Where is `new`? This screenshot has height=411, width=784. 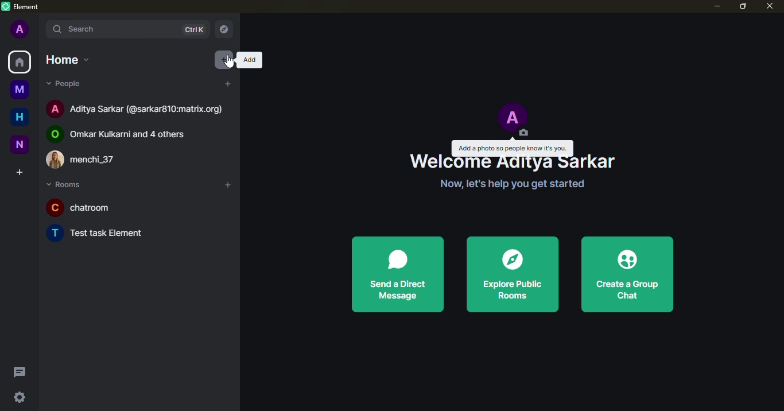
new is located at coordinates (20, 144).